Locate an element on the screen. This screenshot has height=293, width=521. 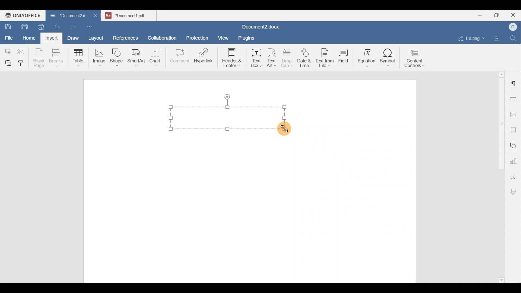
Undo is located at coordinates (56, 26).